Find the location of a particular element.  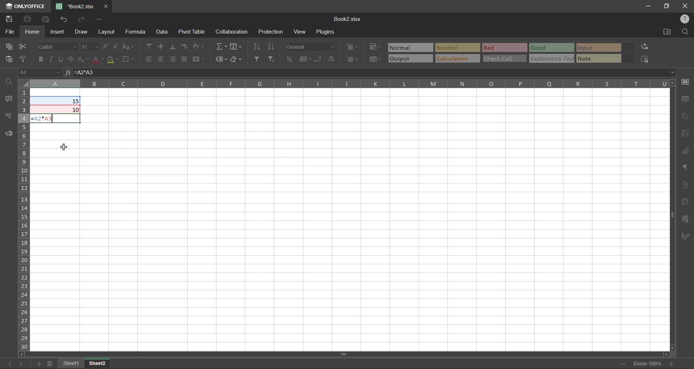

normal is located at coordinates (409, 48).